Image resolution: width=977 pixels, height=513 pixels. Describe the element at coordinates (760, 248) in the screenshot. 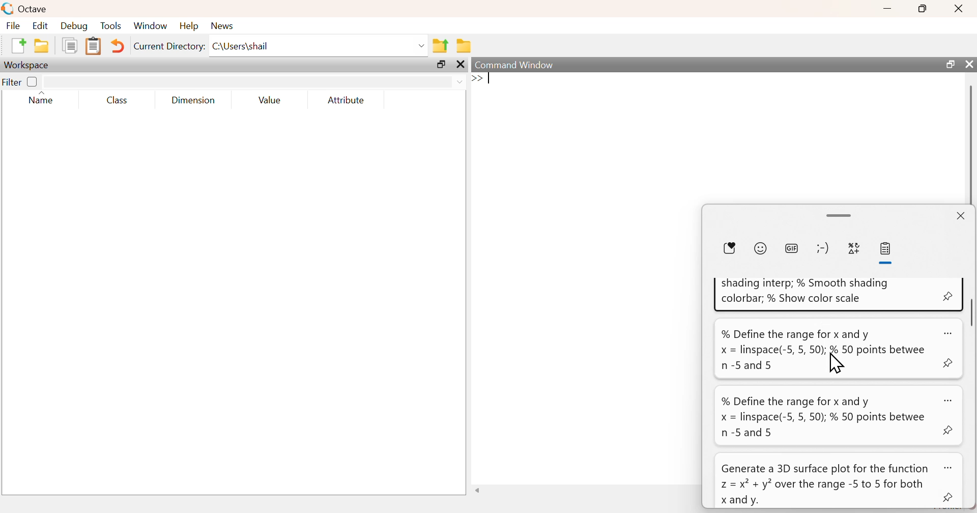

I see `Emoji` at that location.